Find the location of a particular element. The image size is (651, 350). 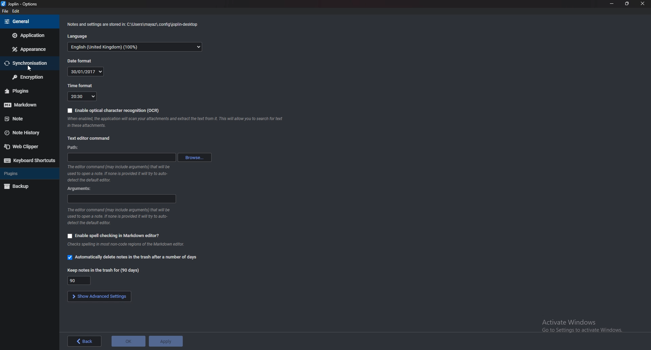

info is located at coordinates (120, 216).